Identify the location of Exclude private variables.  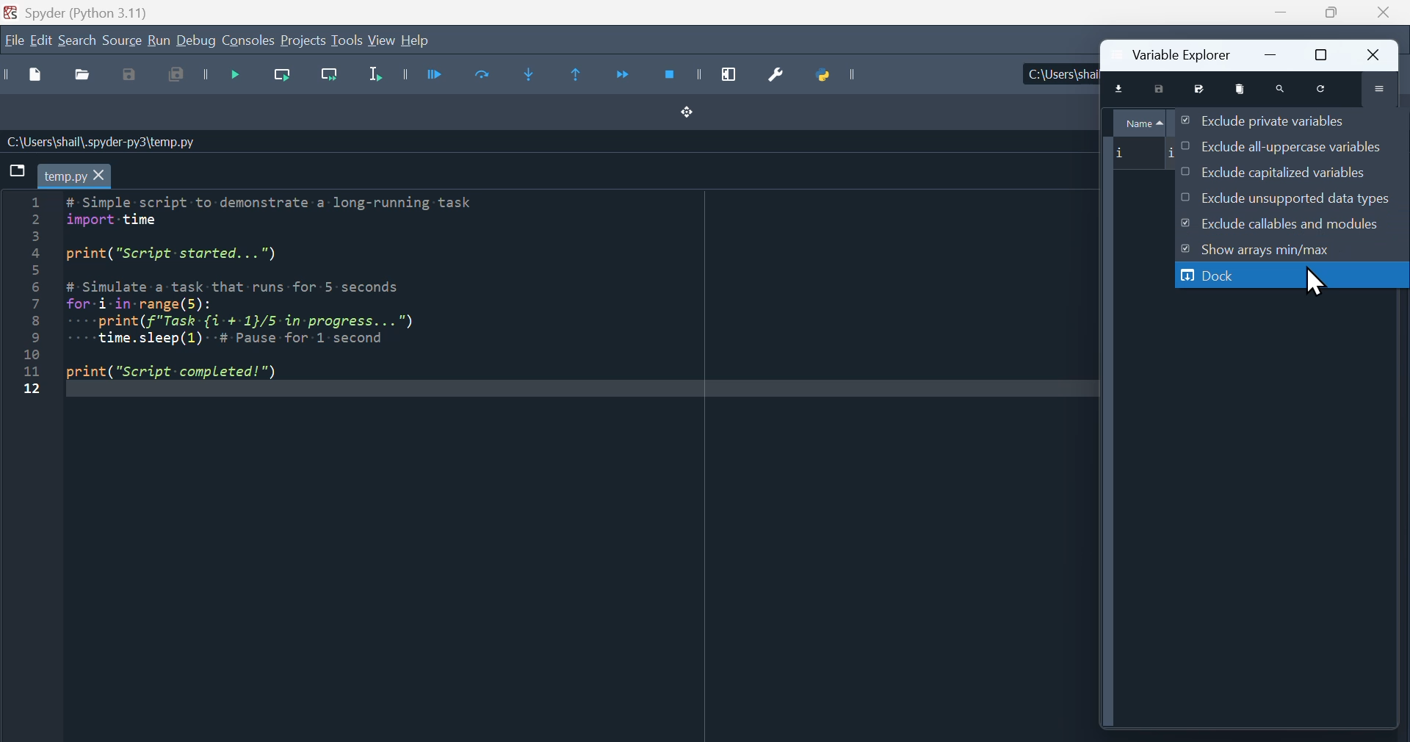
(1261, 119).